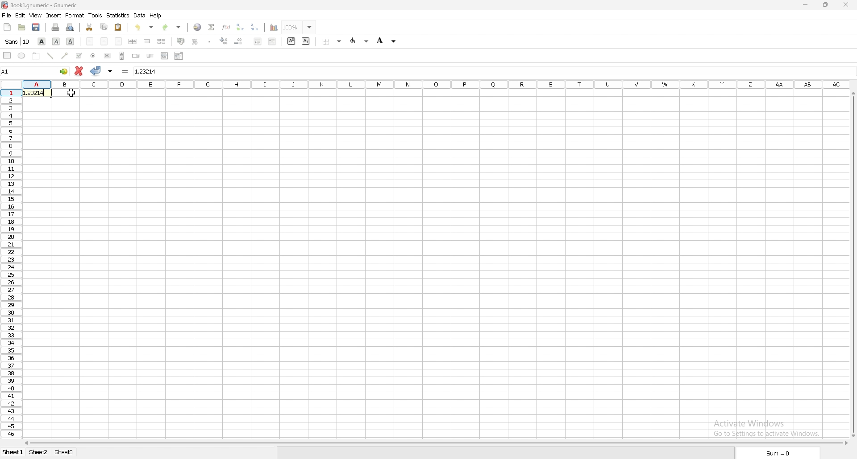 The width and height of the screenshot is (857, 459). I want to click on superscript, so click(292, 41).